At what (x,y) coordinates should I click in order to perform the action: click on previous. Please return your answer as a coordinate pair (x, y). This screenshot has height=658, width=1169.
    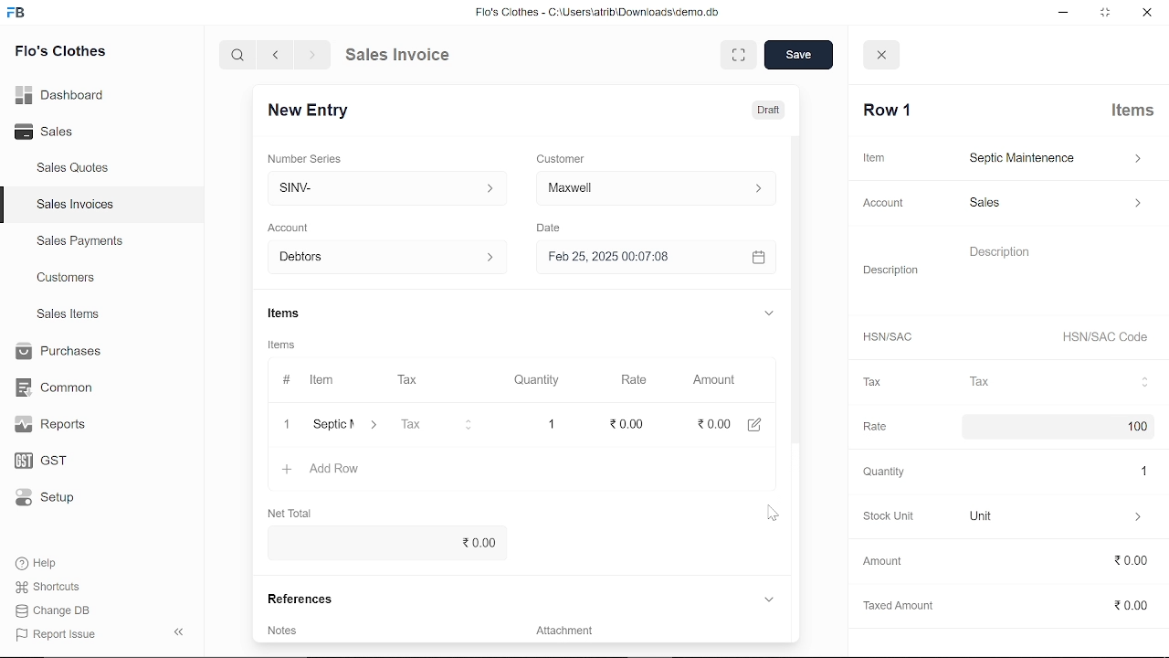
    Looking at the image, I should click on (277, 55).